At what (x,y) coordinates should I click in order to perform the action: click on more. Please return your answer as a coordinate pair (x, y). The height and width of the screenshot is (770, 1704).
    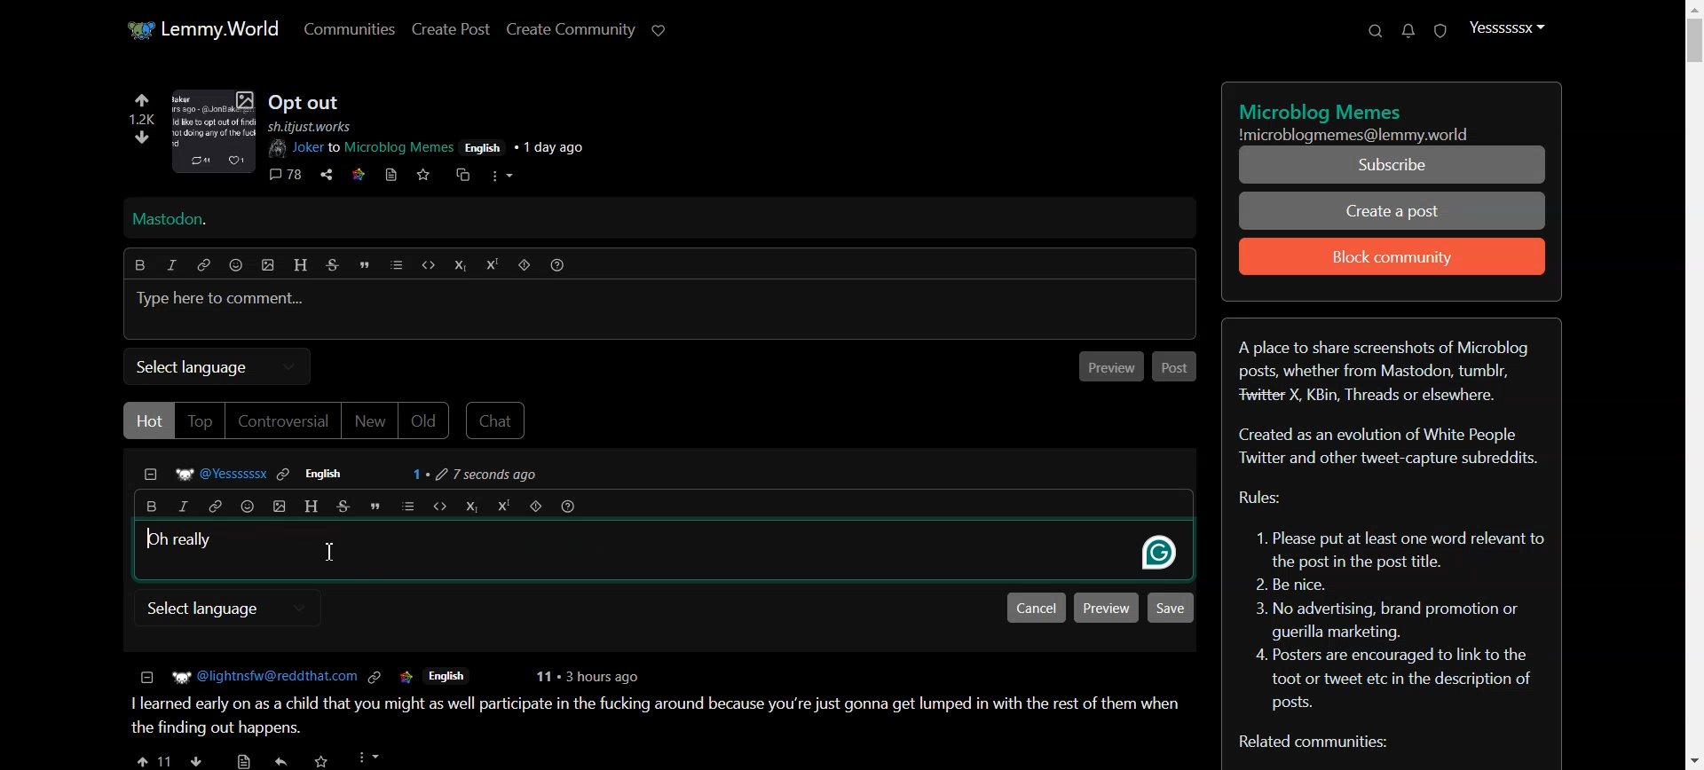
    Looking at the image, I should click on (375, 758).